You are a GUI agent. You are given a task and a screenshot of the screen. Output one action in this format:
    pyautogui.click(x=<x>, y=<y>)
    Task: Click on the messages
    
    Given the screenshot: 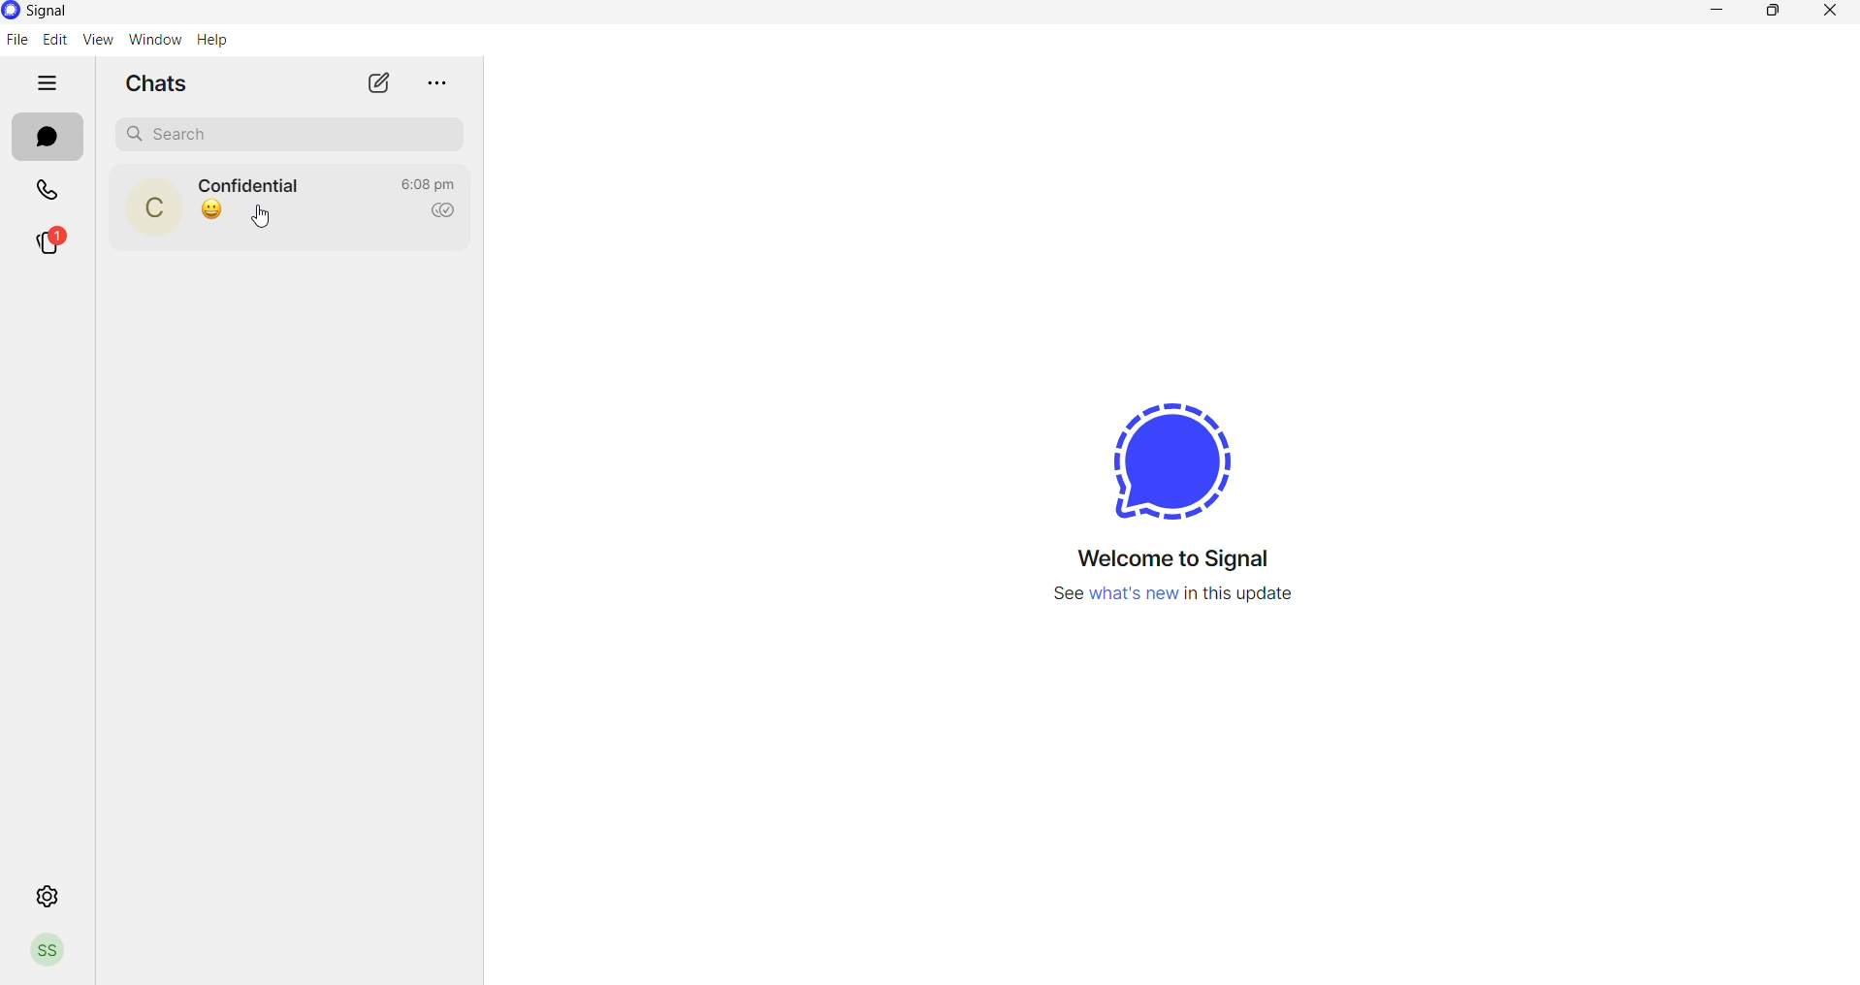 What is the action you would take?
    pyautogui.click(x=49, y=140)
    